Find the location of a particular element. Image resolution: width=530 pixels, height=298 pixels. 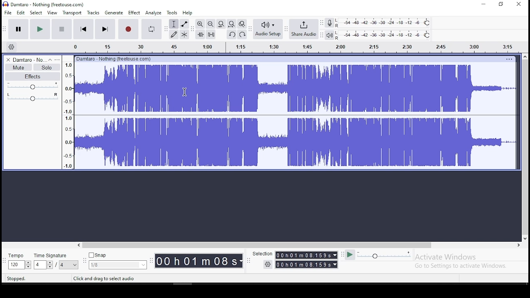

pan is located at coordinates (32, 96).